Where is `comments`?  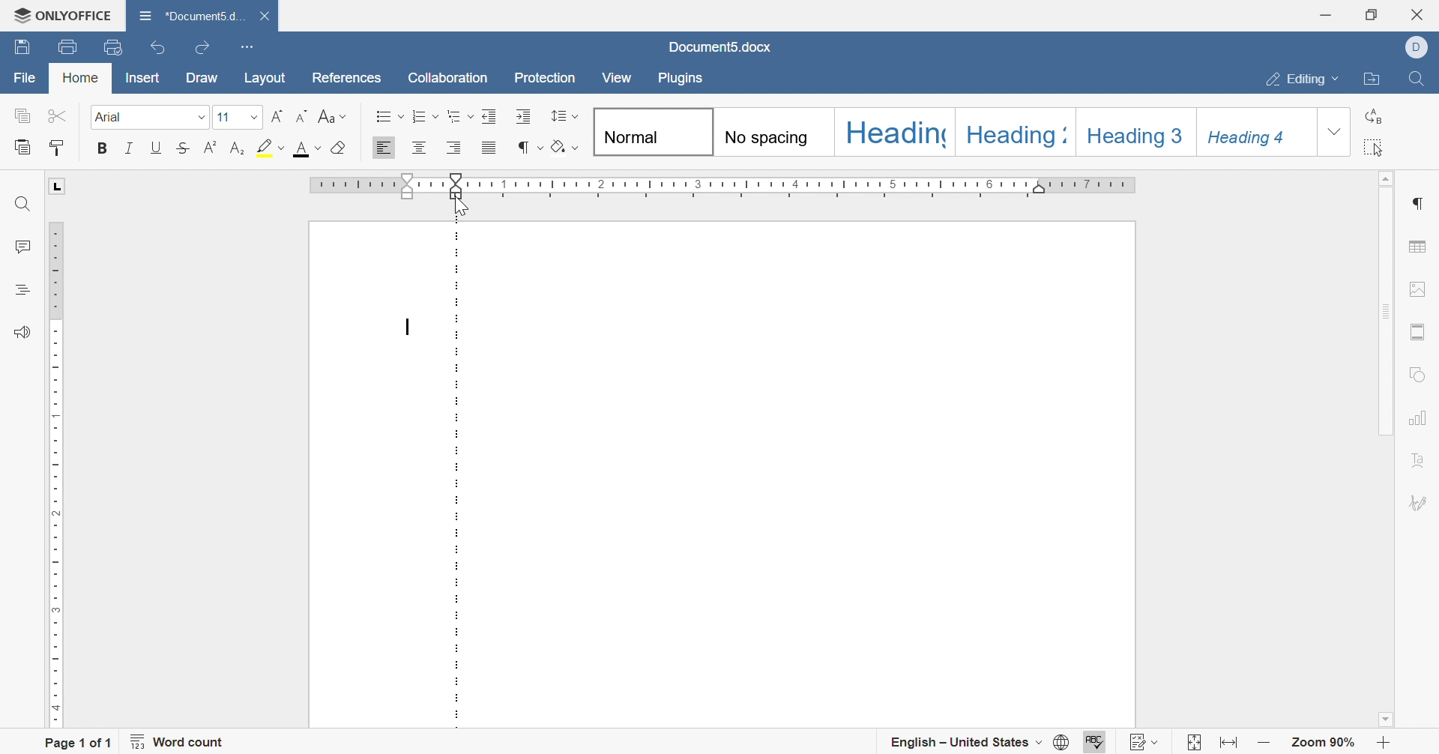 comments is located at coordinates (22, 245).